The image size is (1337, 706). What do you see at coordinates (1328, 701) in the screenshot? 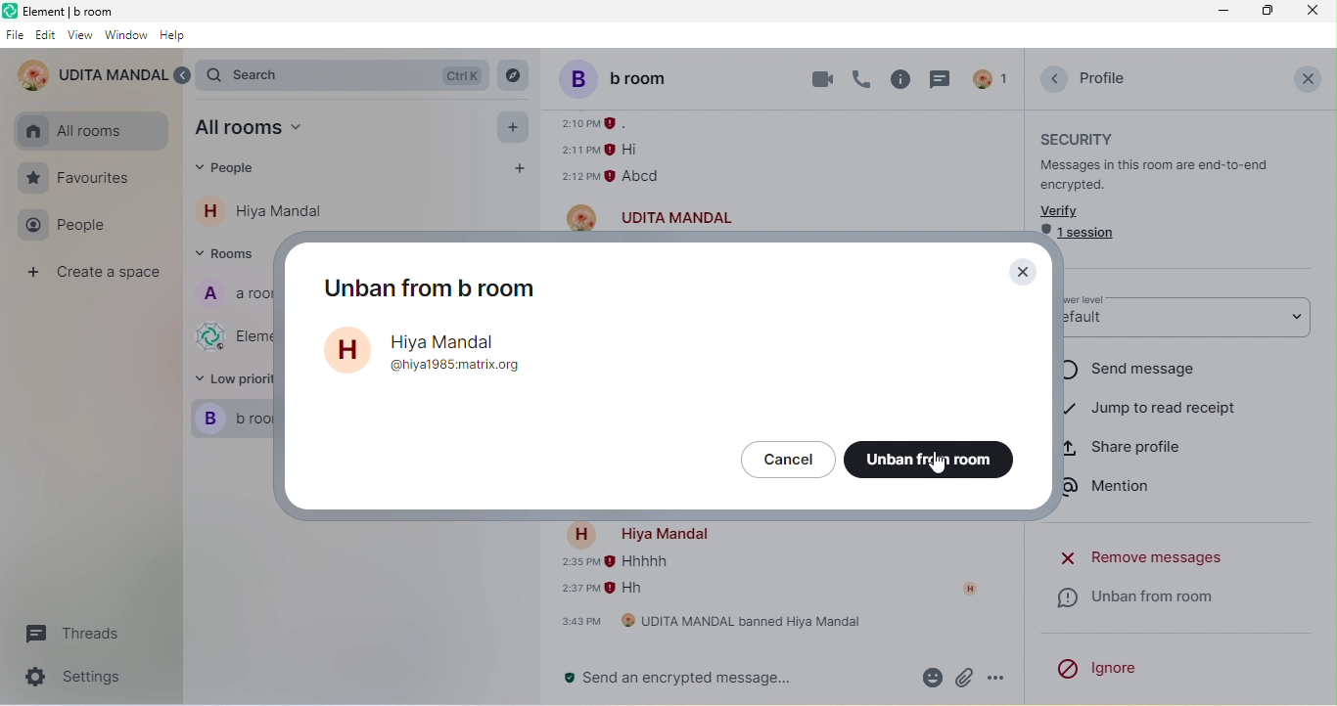
I see `scroll down` at bounding box center [1328, 701].